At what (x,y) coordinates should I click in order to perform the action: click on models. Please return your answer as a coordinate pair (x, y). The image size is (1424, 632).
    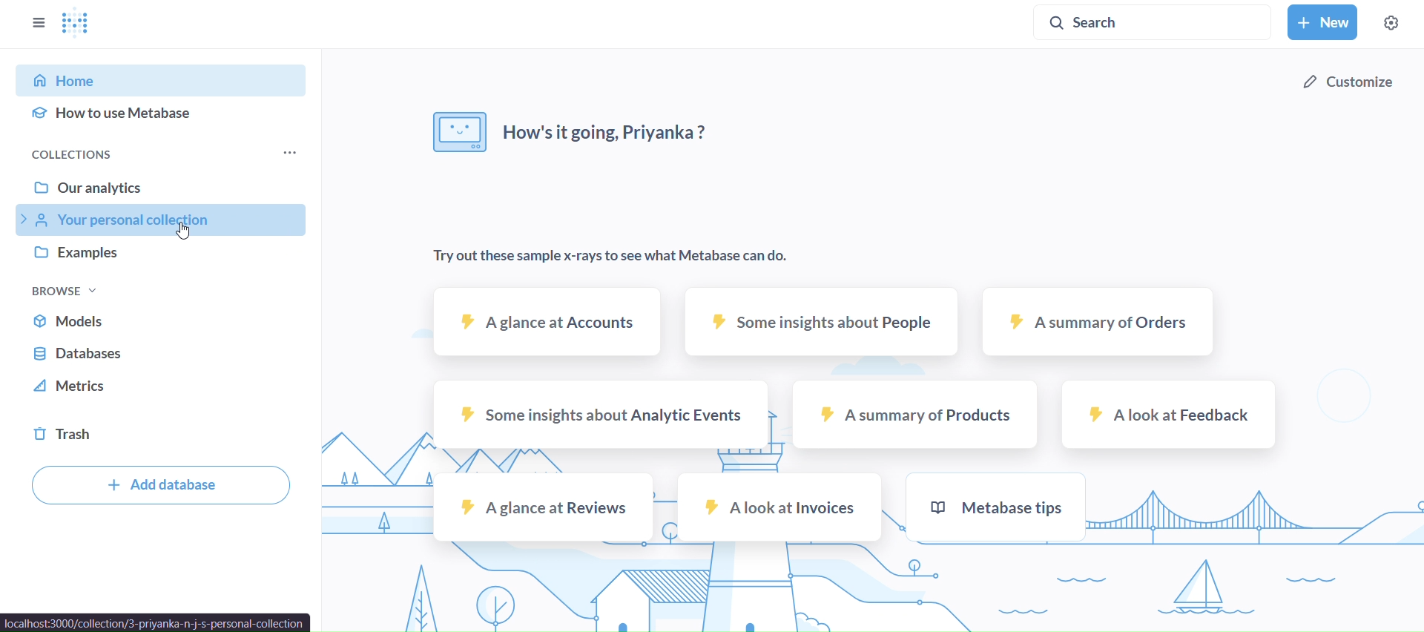
    Looking at the image, I should click on (162, 320).